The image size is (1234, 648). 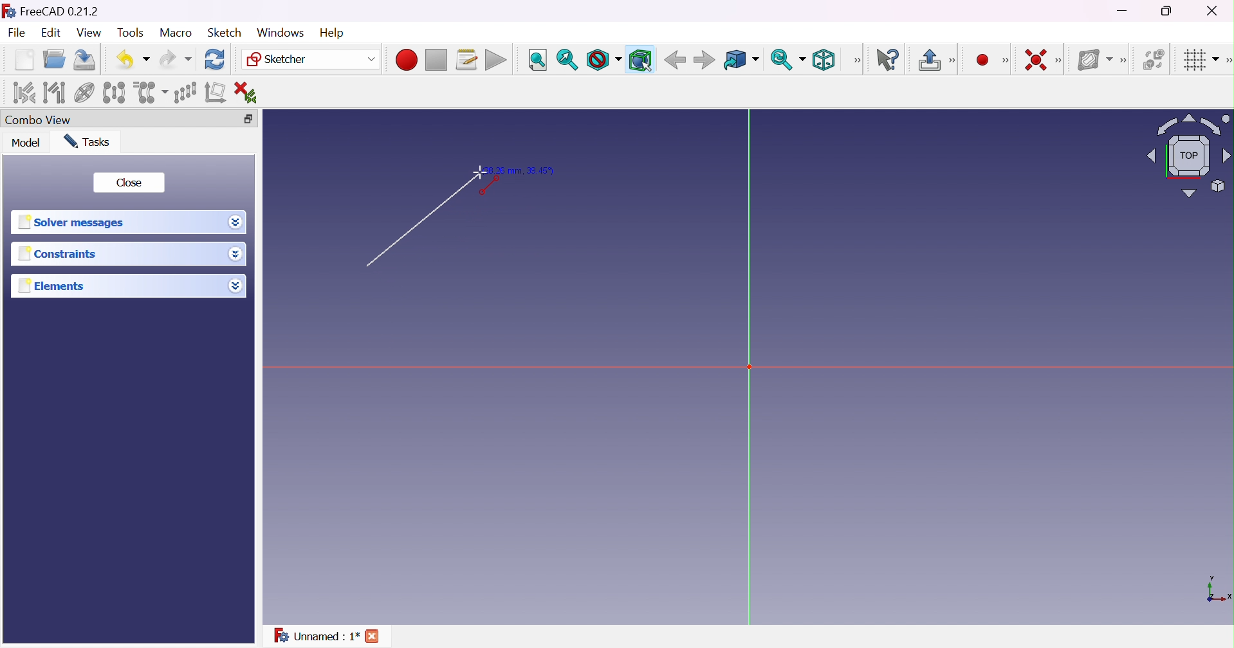 I want to click on [Sketcher constraints], so click(x=1061, y=60).